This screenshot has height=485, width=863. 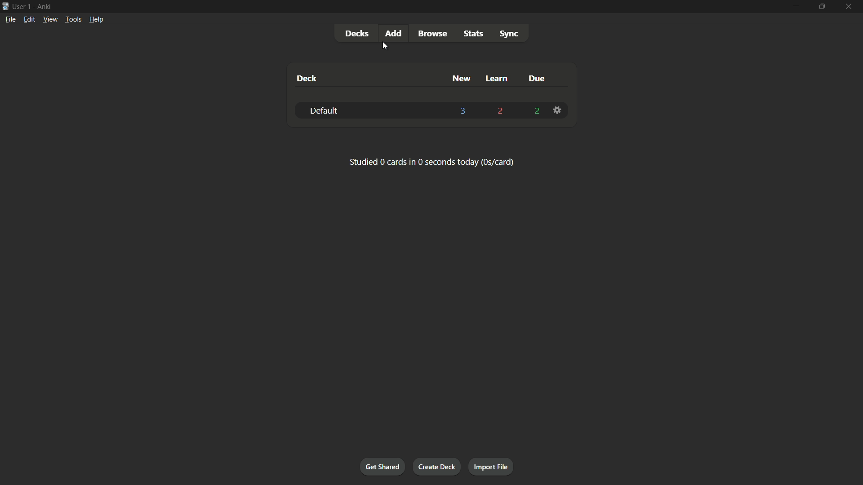 I want to click on stats, so click(x=474, y=34).